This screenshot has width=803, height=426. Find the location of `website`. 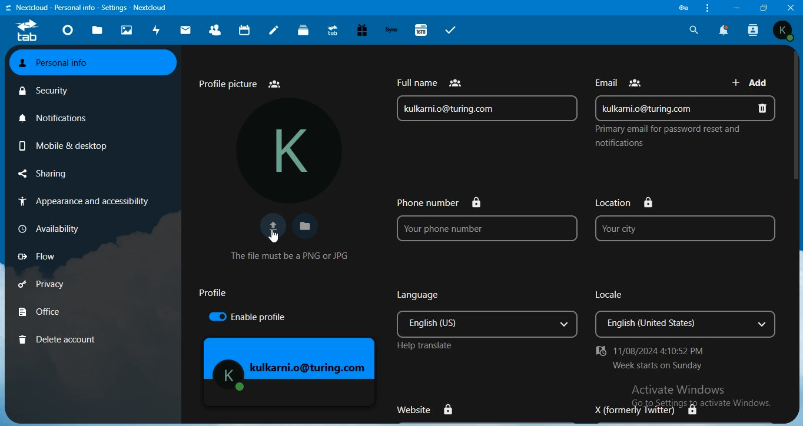

website is located at coordinates (430, 409).